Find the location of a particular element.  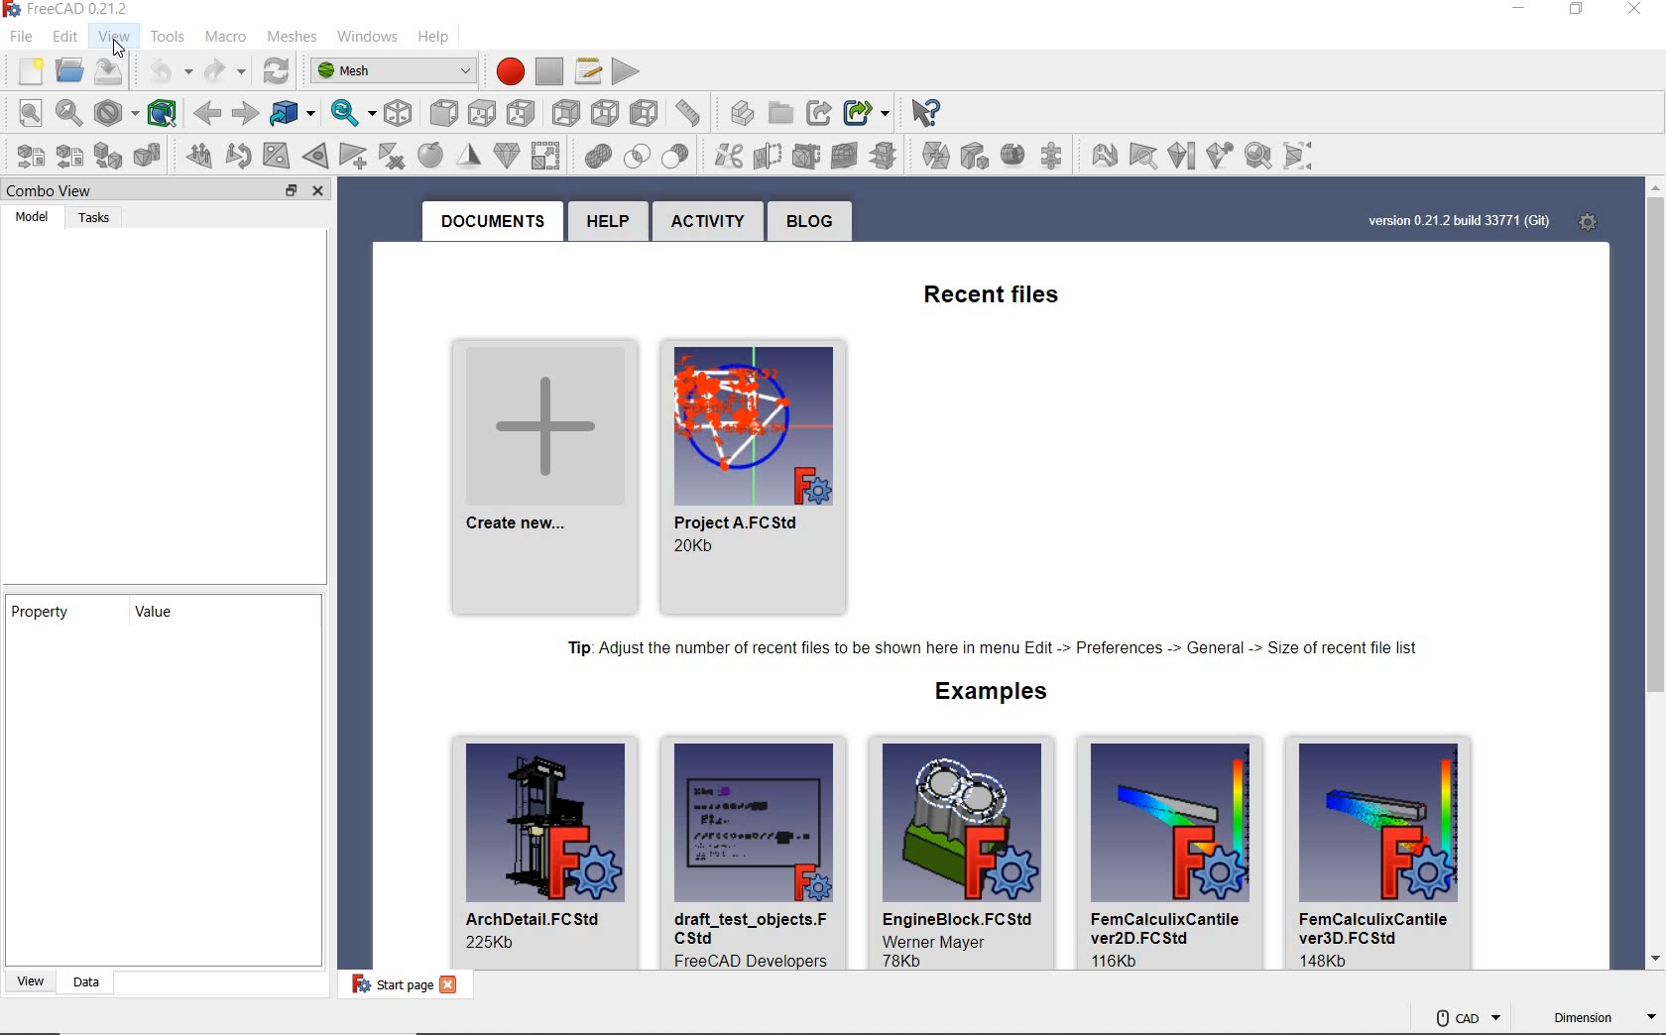

system name is located at coordinates (69, 10).